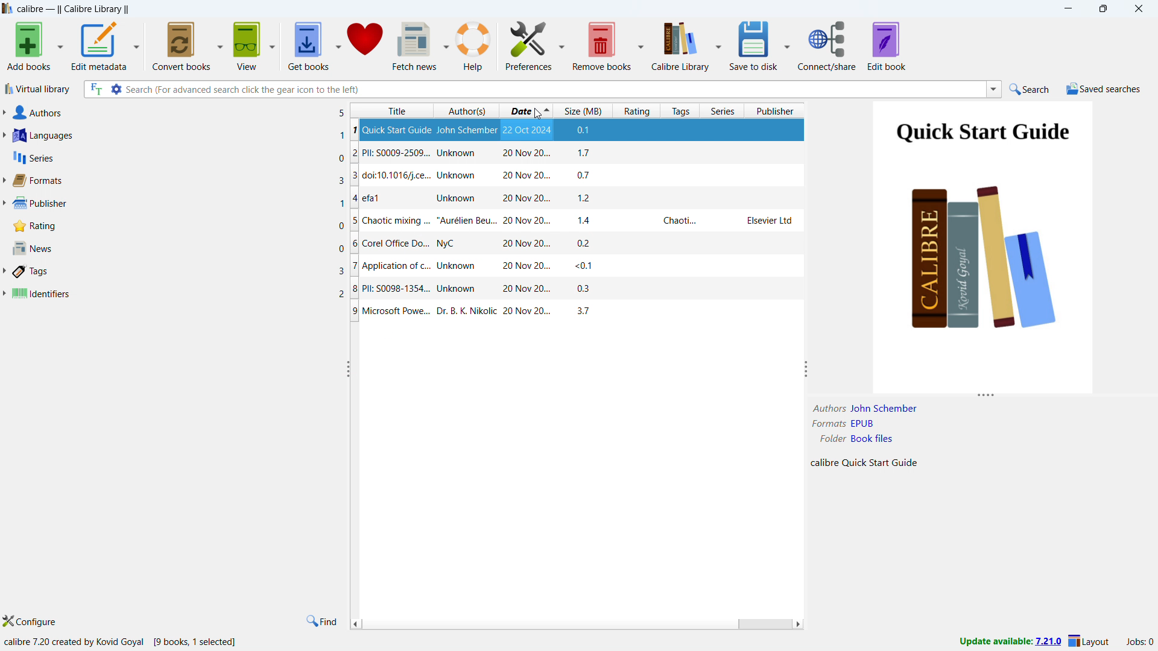  What do you see at coordinates (38, 89) in the screenshot?
I see `virtual library` at bounding box center [38, 89].